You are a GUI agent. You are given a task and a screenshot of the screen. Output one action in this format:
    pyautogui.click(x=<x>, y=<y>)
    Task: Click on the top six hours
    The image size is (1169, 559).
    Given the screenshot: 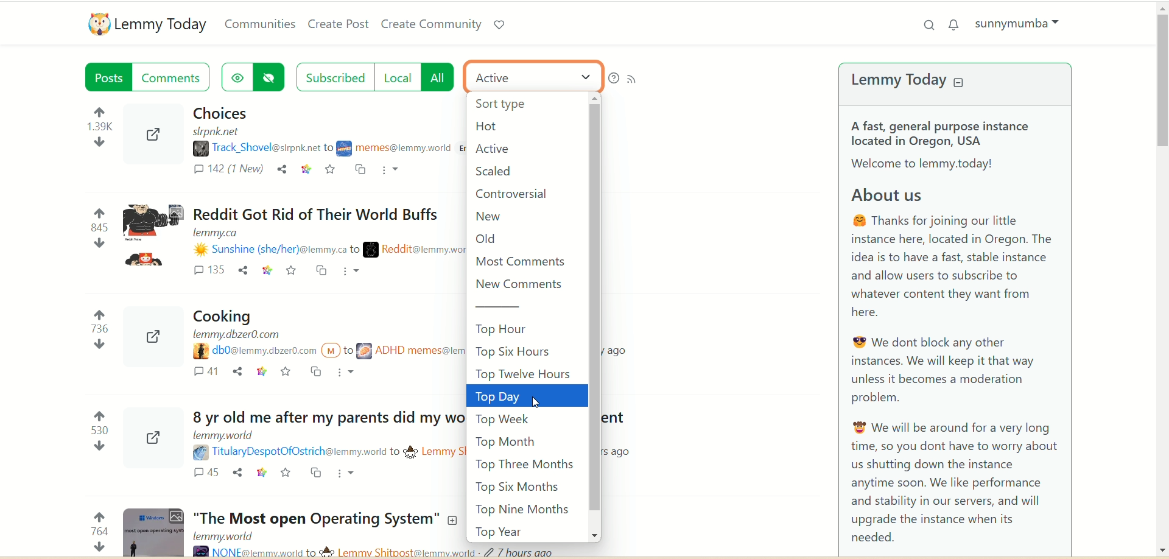 What is the action you would take?
    pyautogui.click(x=525, y=351)
    